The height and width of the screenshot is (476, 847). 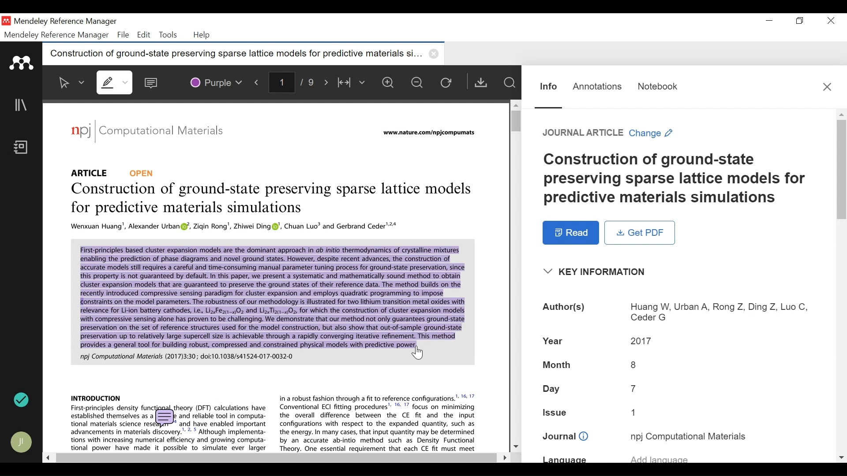 I want to click on Language, so click(x=660, y=457).